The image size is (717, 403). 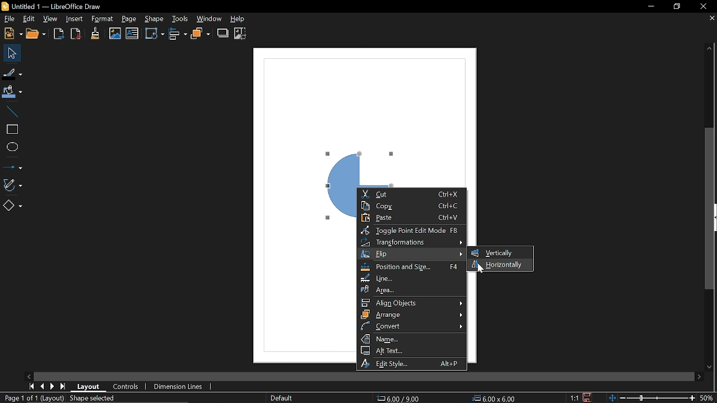 I want to click on Shape selected, so click(x=93, y=399).